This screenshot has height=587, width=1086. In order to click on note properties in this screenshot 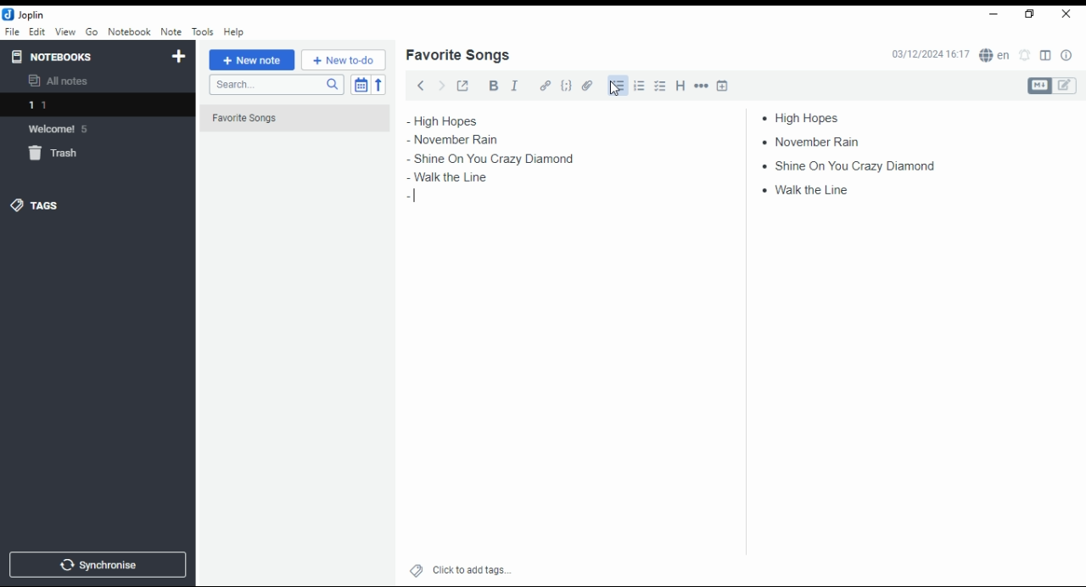, I will do `click(1067, 56)`.